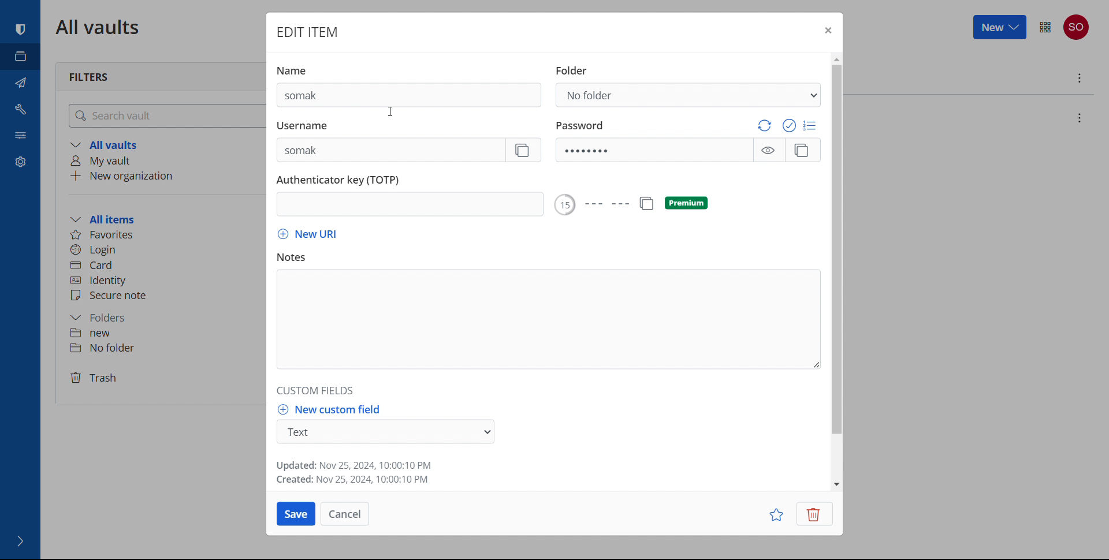 Image resolution: width=1109 pixels, height=560 pixels. I want to click on copy password, so click(802, 150).